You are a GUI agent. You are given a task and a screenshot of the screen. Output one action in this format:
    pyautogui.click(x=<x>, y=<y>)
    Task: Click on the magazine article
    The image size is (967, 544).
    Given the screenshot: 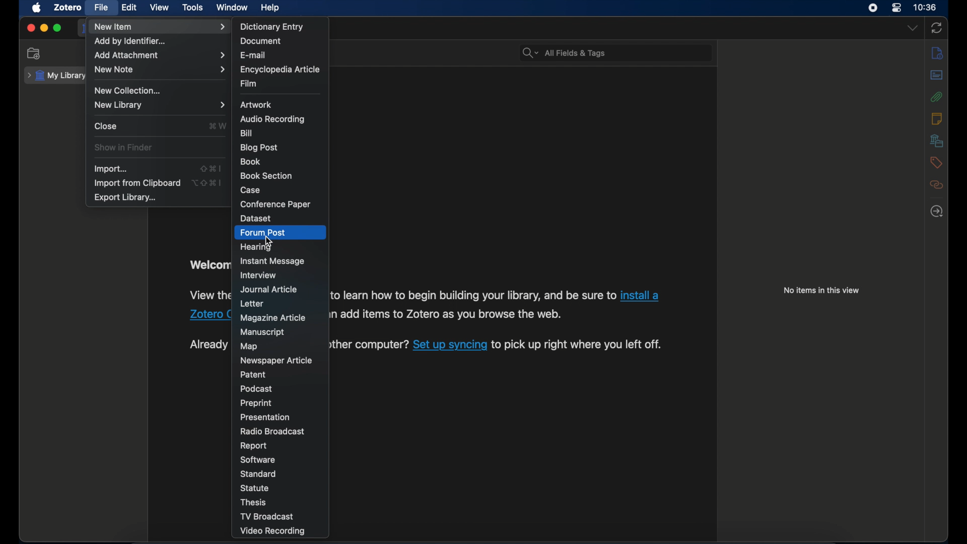 What is the action you would take?
    pyautogui.click(x=274, y=318)
    